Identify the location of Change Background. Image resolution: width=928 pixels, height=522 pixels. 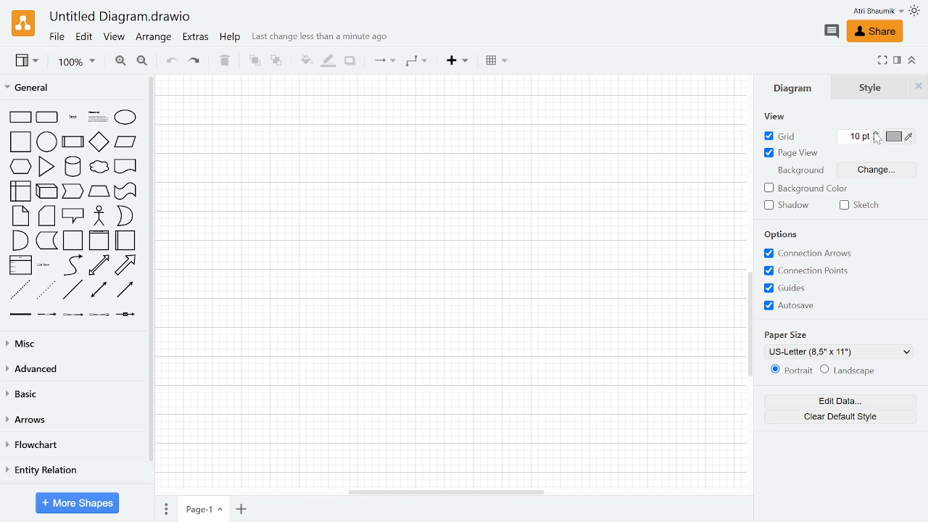
(876, 171).